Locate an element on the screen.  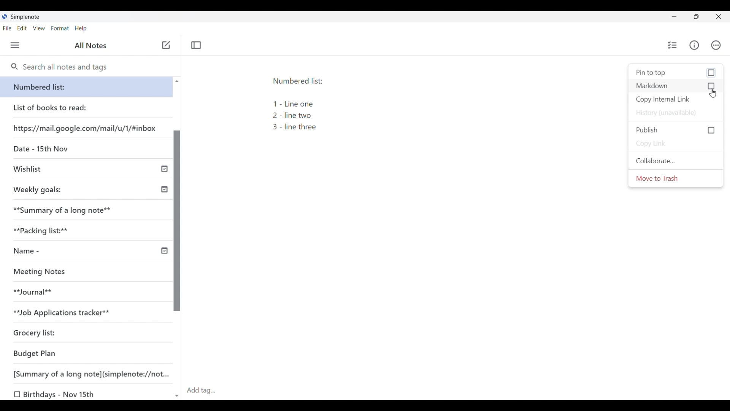
Toggle focus mode is located at coordinates (197, 45).